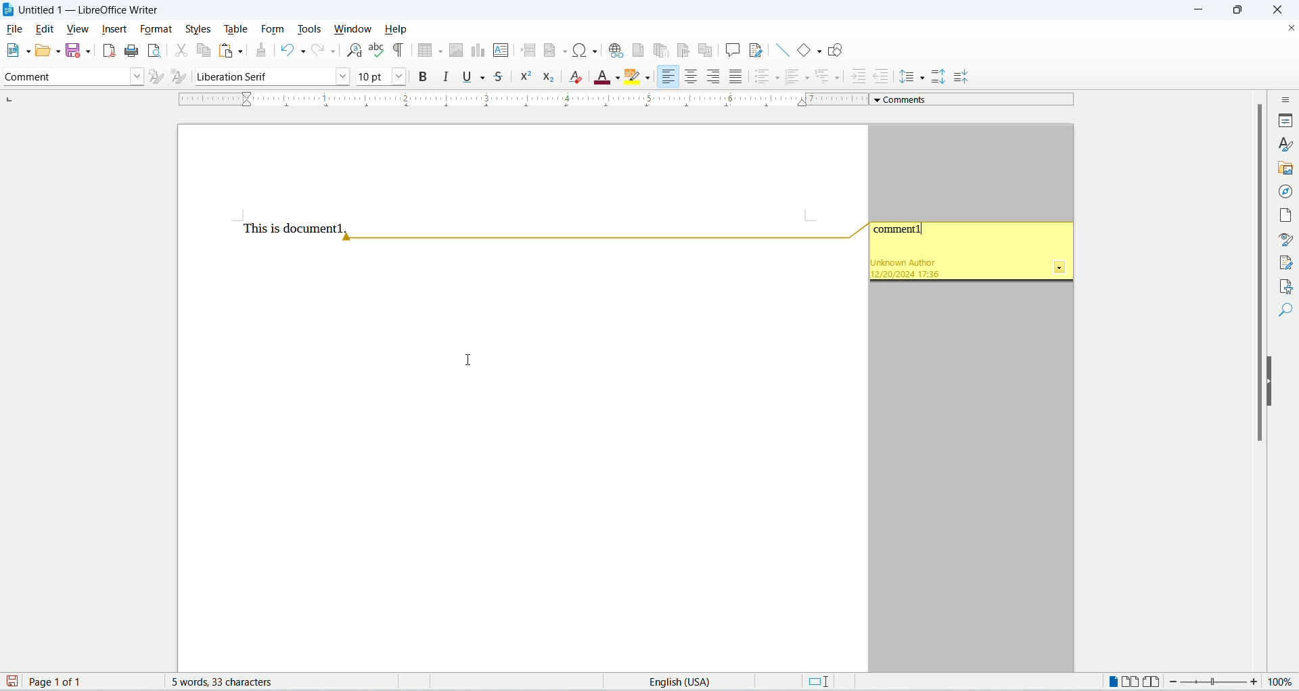  Describe the element at coordinates (310, 29) in the screenshot. I see `tools` at that location.